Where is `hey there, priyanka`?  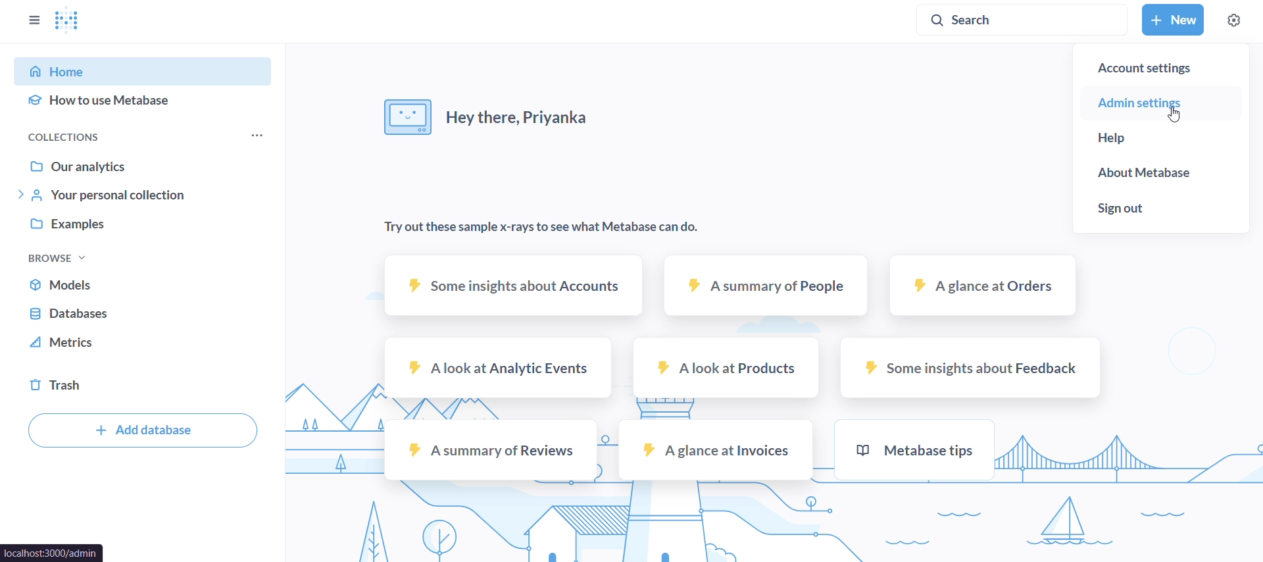 hey there, priyanka is located at coordinates (485, 112).